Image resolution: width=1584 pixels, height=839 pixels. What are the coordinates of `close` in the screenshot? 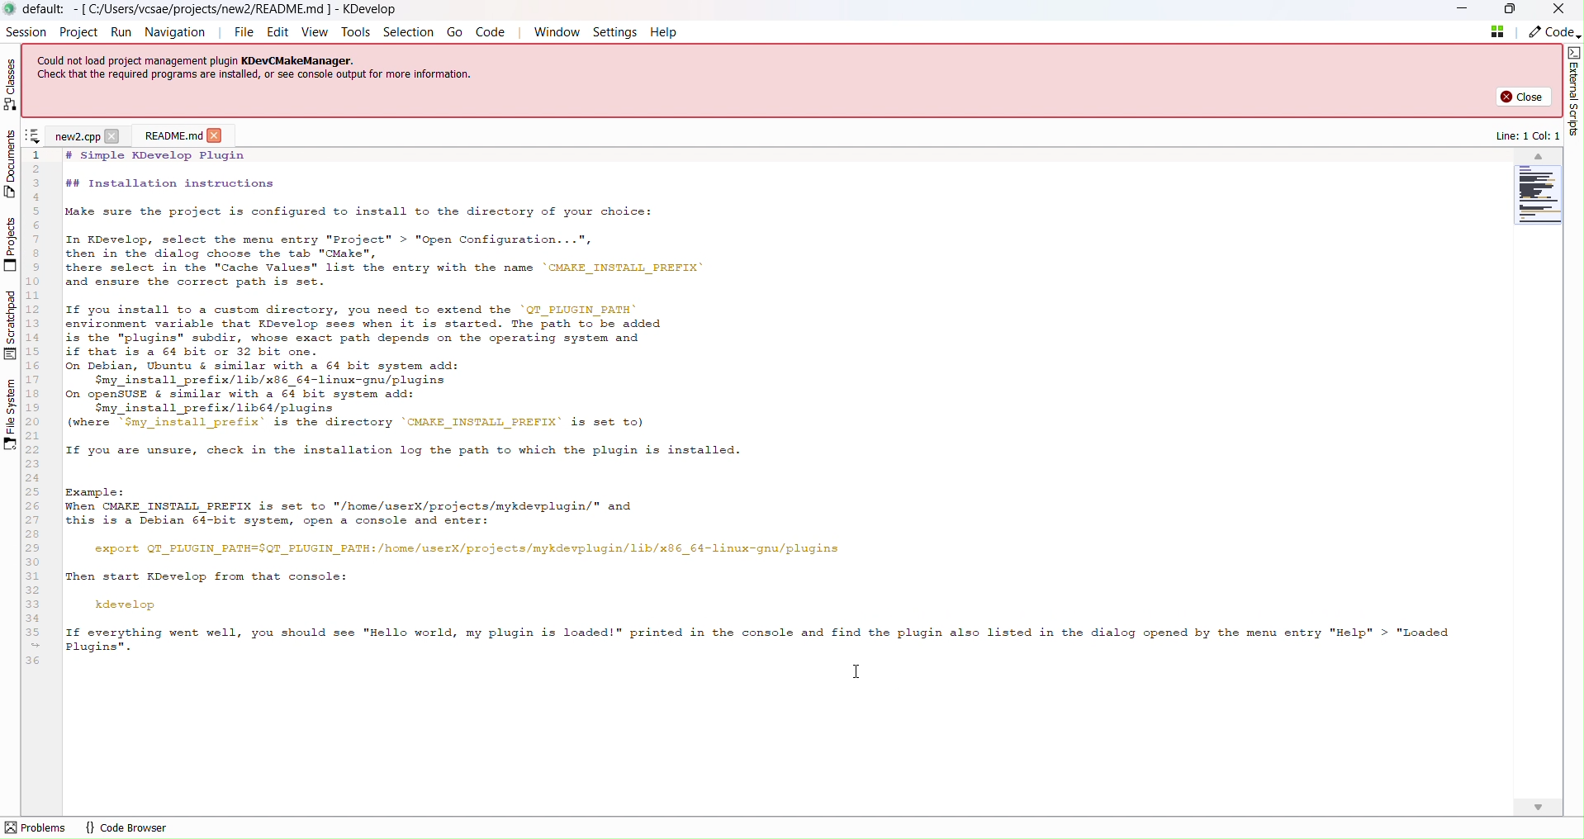 It's located at (216, 135).